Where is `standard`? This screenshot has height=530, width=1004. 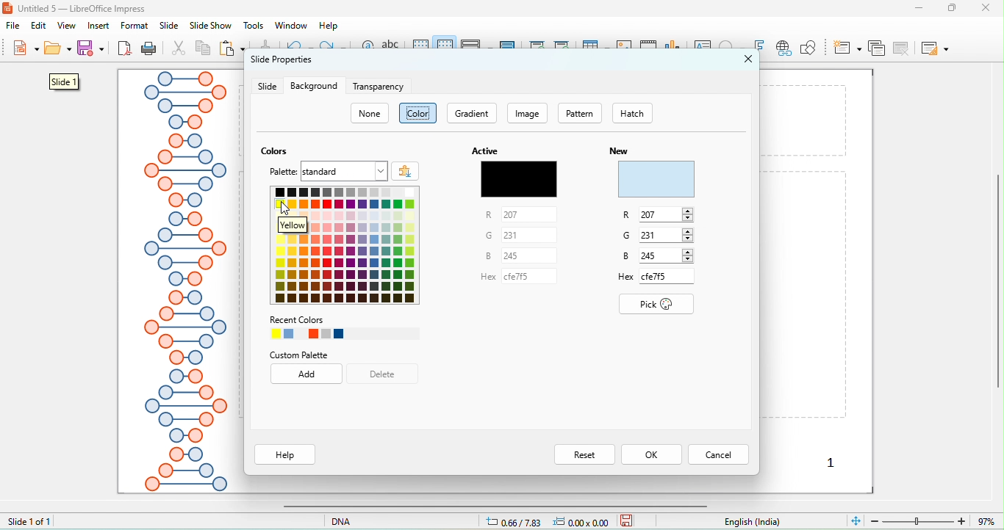 standard is located at coordinates (344, 171).